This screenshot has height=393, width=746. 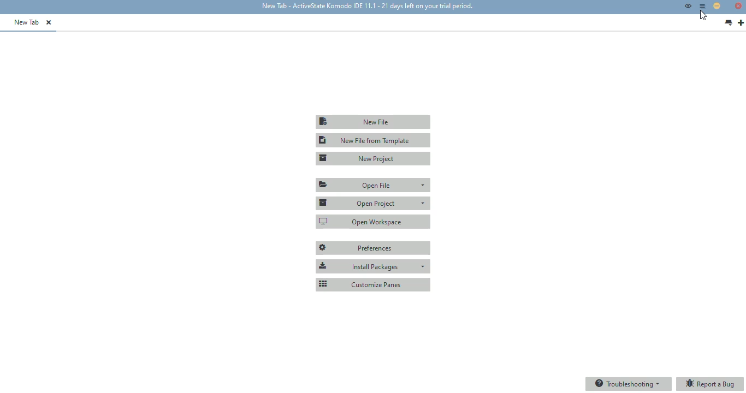 What do you see at coordinates (27, 22) in the screenshot?
I see `new tab` at bounding box center [27, 22].